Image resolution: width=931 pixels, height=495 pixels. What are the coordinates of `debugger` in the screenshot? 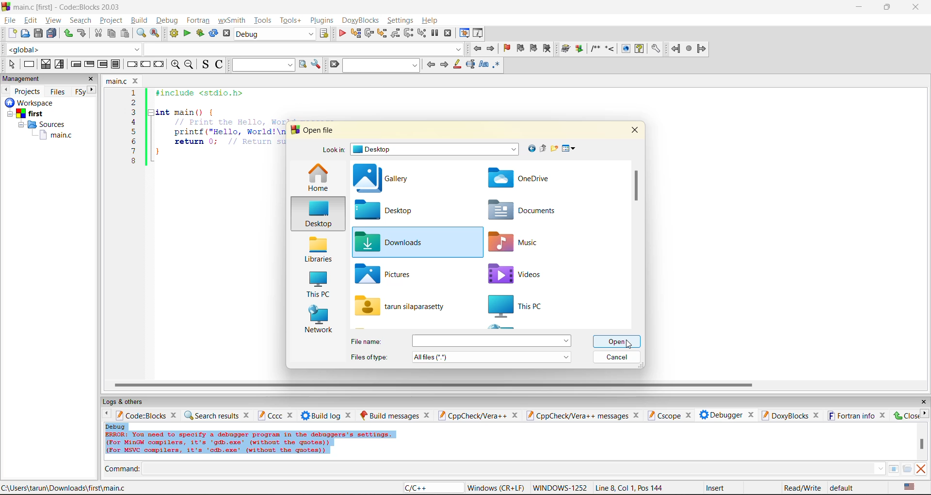 It's located at (721, 415).